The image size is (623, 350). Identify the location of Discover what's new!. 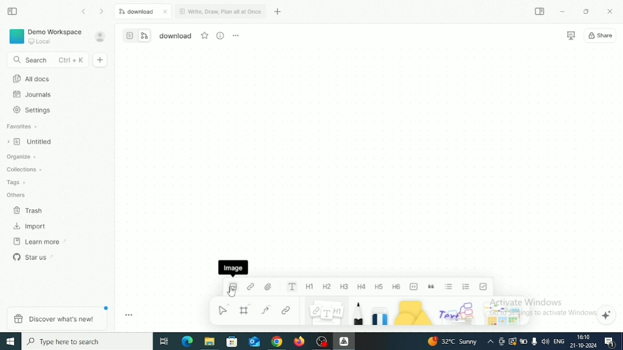
(58, 318).